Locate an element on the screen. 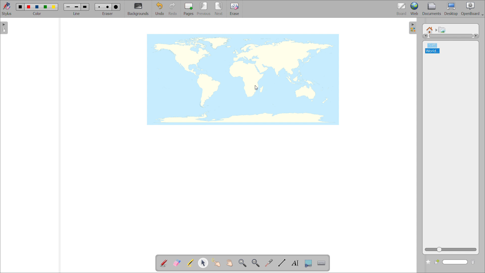 The image size is (485, 273). erase is located at coordinates (234, 9).